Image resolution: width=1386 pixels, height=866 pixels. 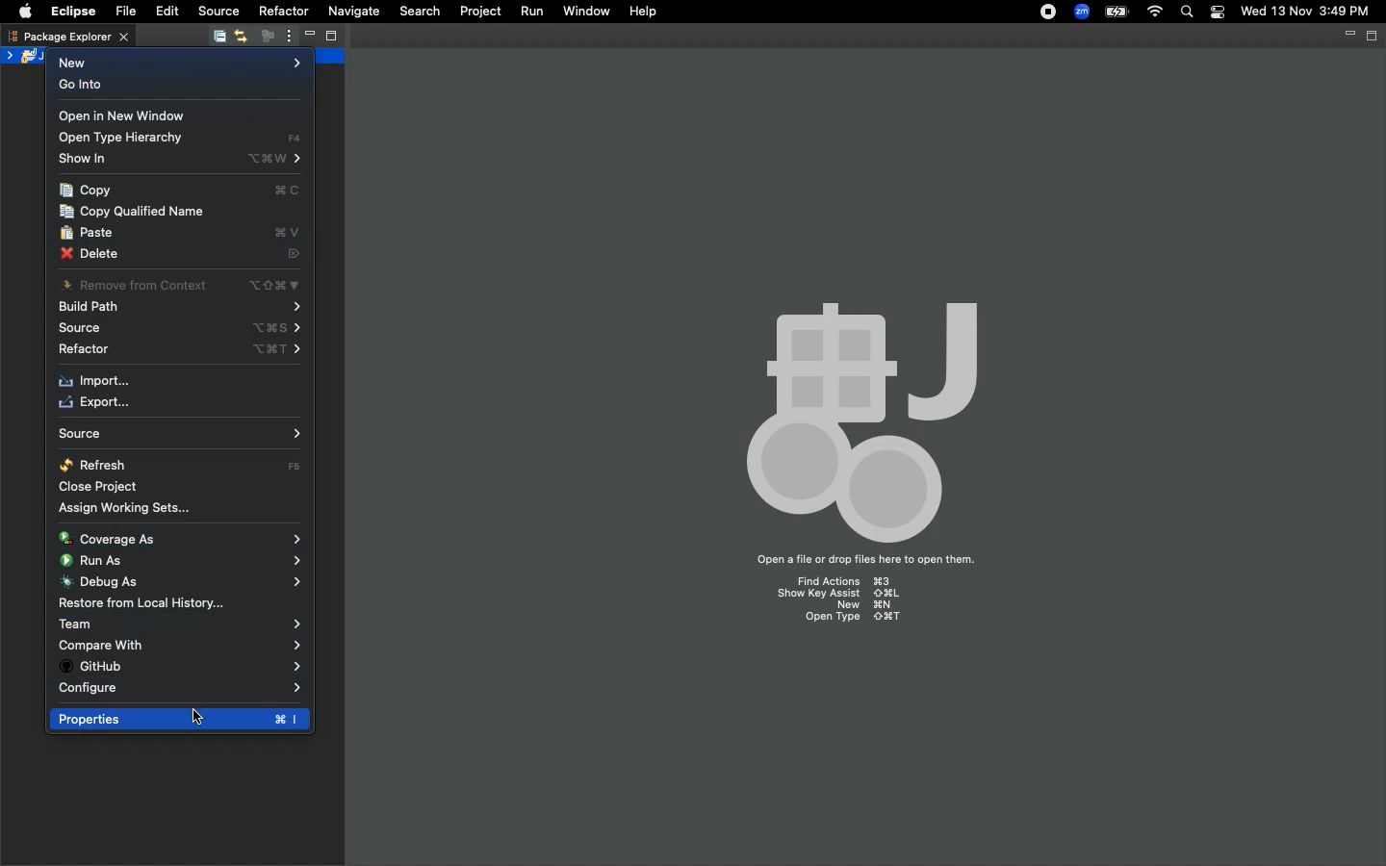 What do you see at coordinates (180, 285) in the screenshot?
I see `Remove from context` at bounding box center [180, 285].